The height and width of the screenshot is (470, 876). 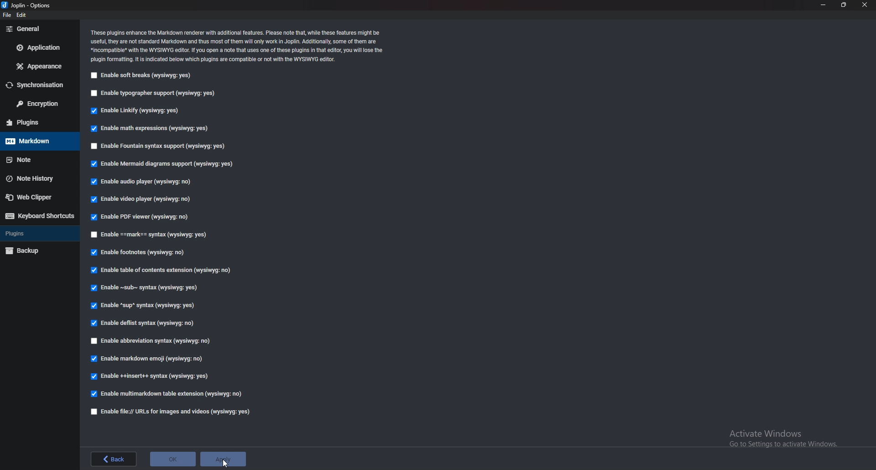 I want to click on Synchronization, so click(x=36, y=85).